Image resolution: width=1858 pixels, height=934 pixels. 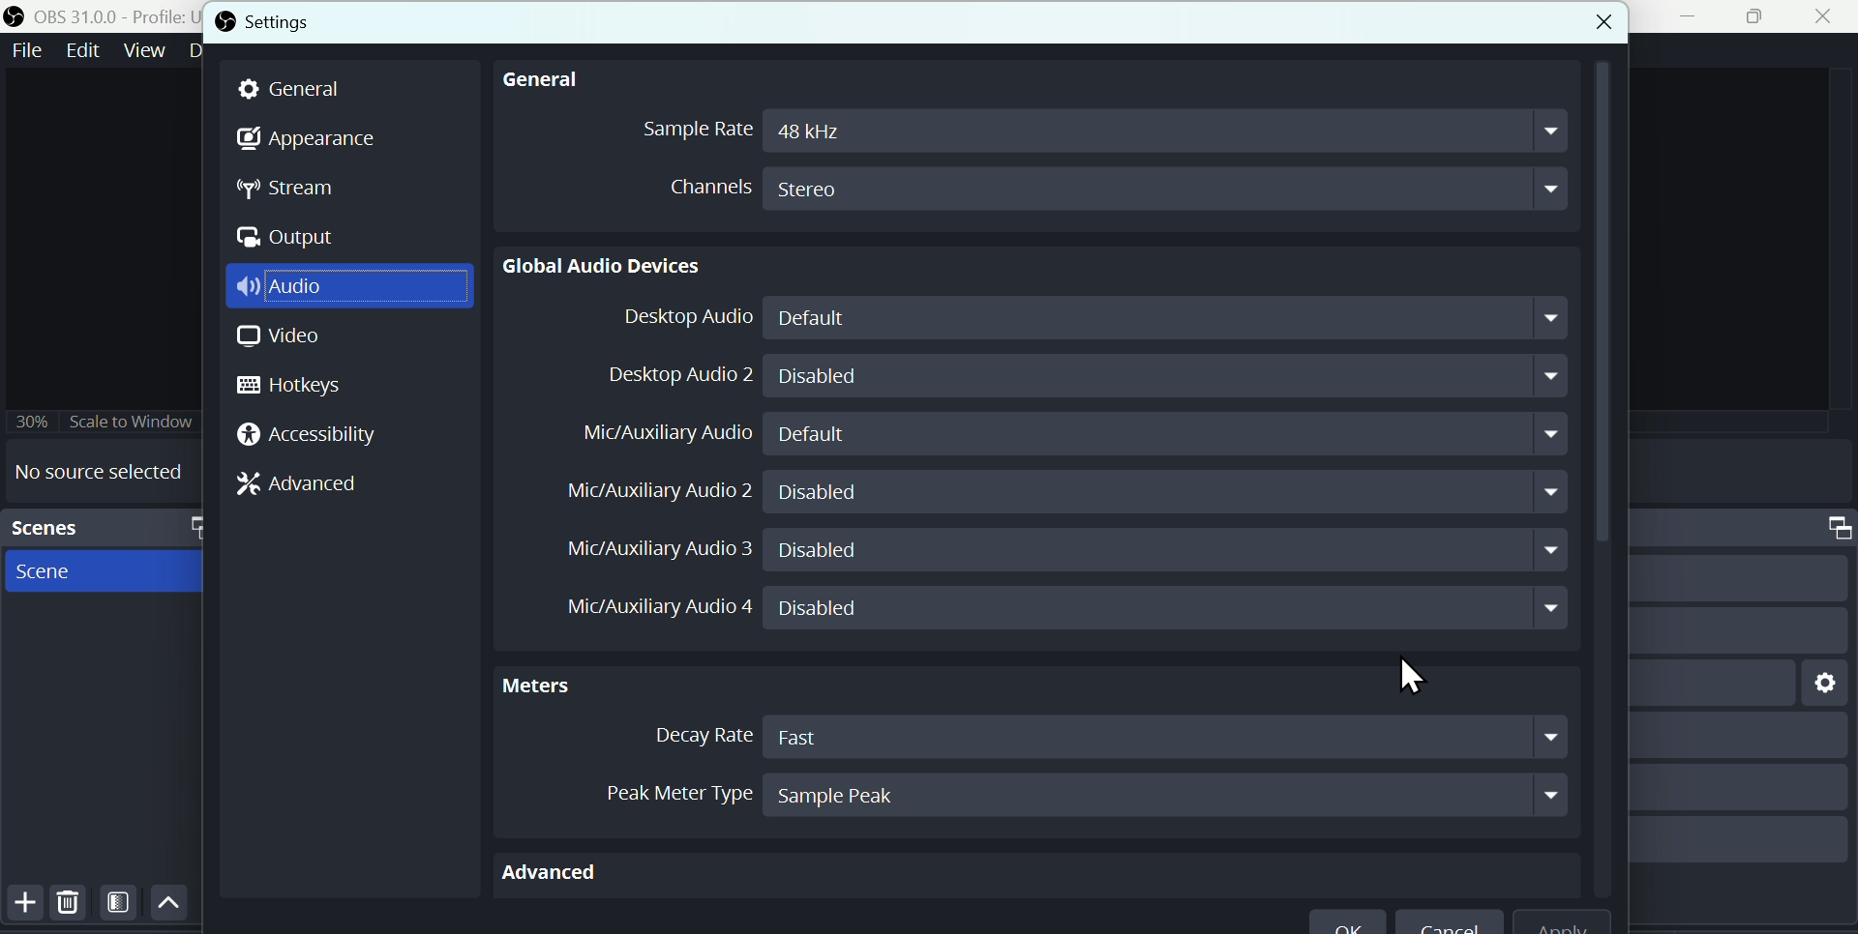 What do you see at coordinates (146, 49) in the screenshot?
I see `Views` at bounding box center [146, 49].